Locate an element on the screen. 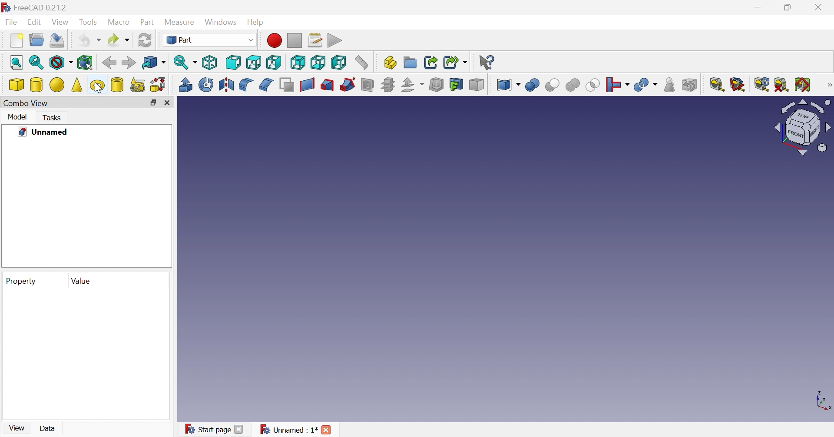  Right is located at coordinates (297, 62).